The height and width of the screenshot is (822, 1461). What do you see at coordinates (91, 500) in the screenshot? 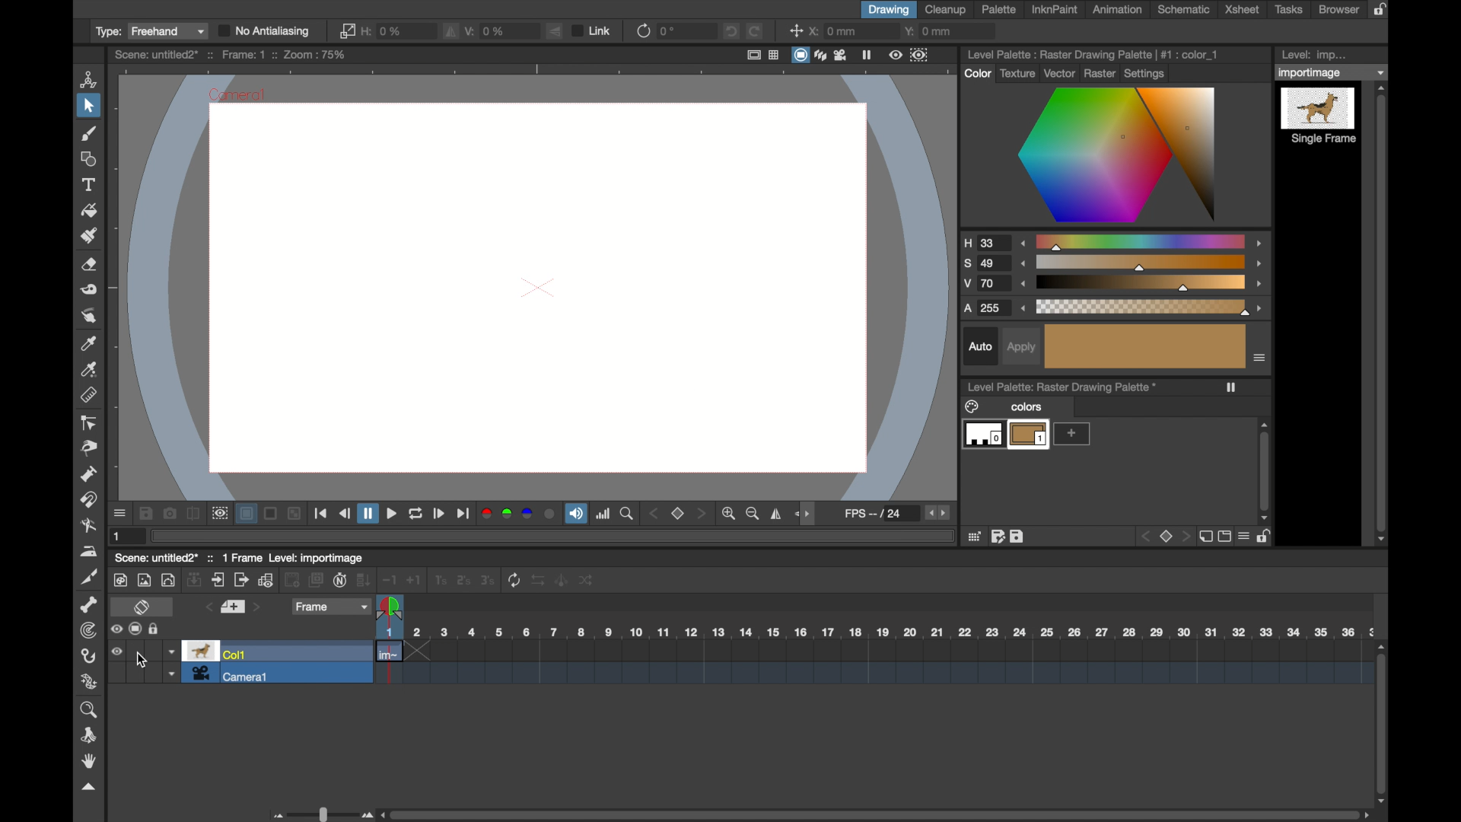
I see `magnet tool` at bounding box center [91, 500].